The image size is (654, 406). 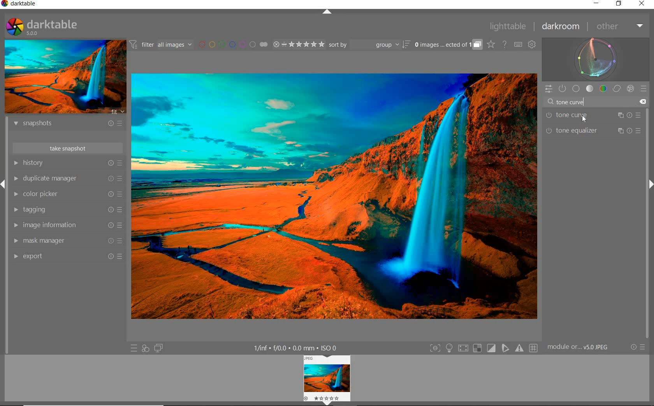 What do you see at coordinates (67, 147) in the screenshot?
I see `take snapshot` at bounding box center [67, 147].